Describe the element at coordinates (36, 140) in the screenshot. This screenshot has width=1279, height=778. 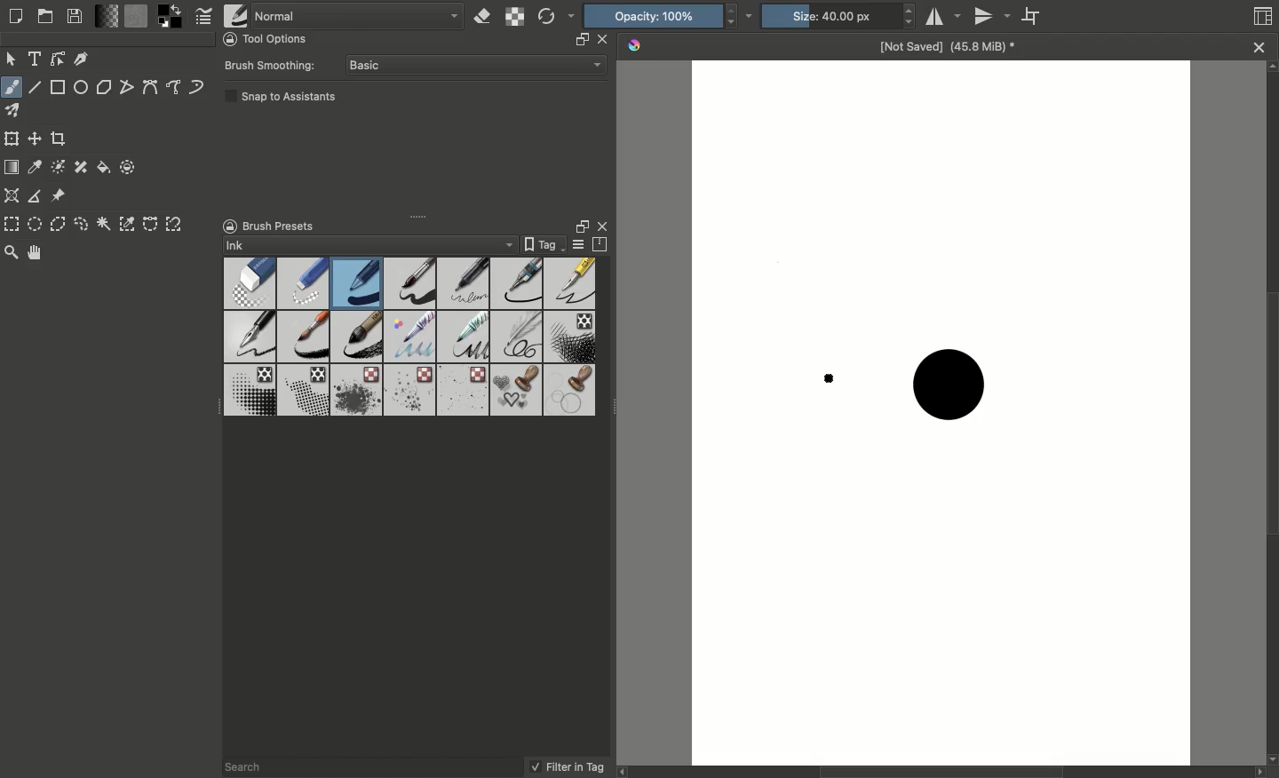
I see `Move a layer` at that location.